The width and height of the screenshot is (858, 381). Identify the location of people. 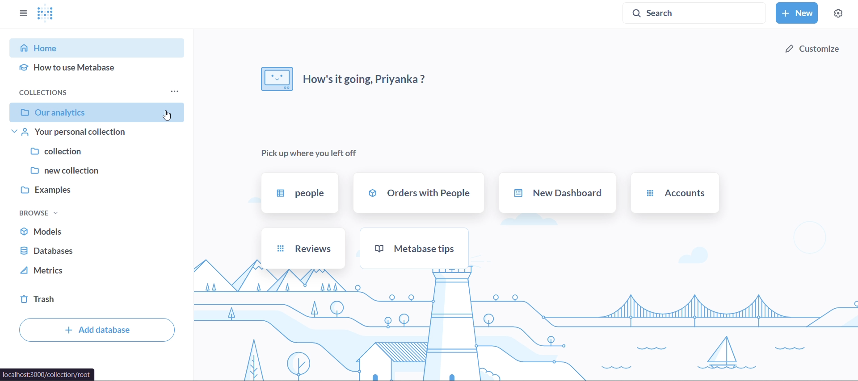
(299, 194).